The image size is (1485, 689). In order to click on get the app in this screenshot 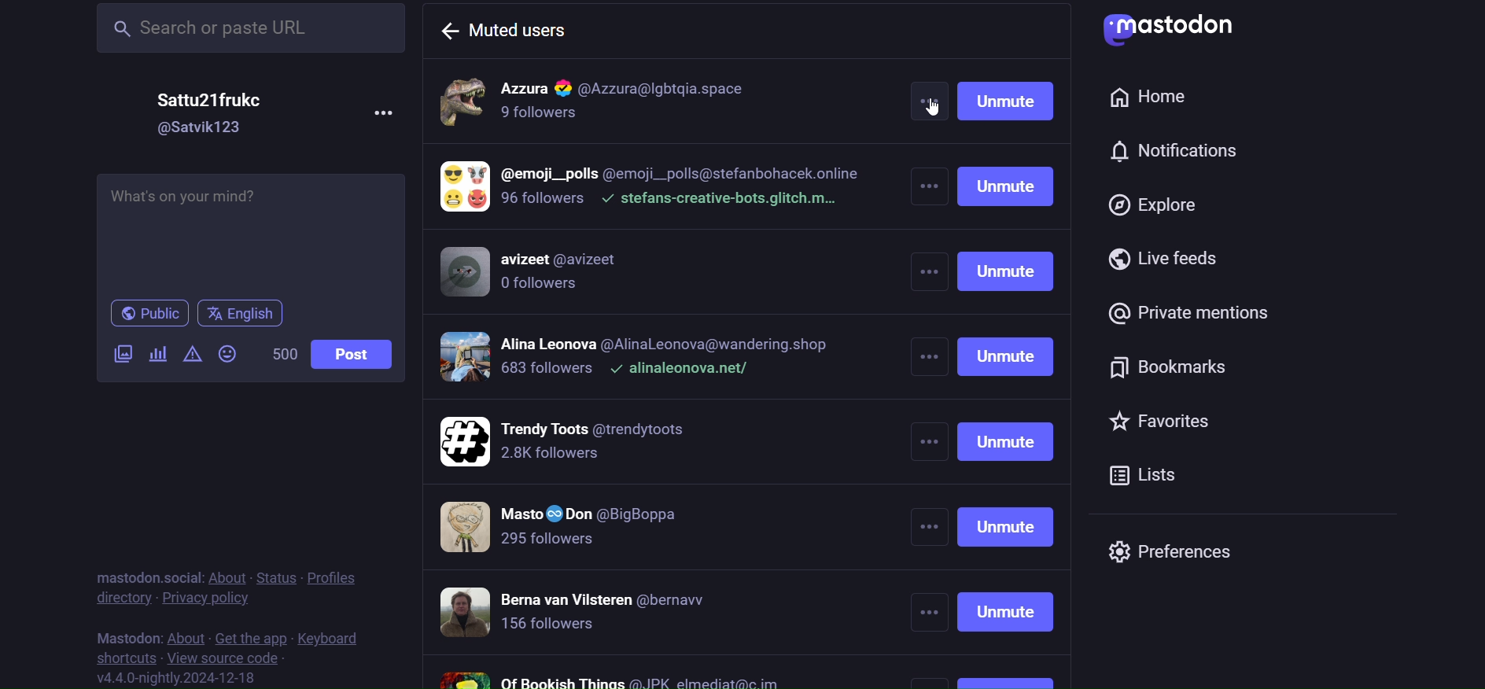, I will do `click(252, 639)`.